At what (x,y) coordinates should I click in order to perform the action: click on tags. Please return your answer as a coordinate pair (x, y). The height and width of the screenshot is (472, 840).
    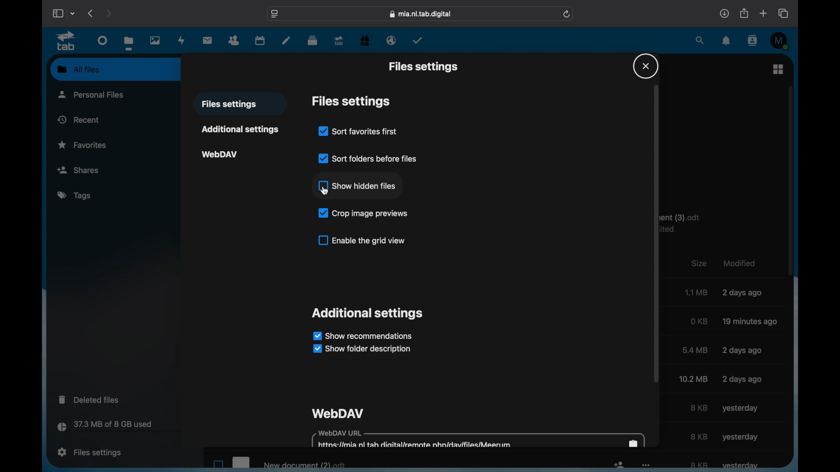
    Looking at the image, I should click on (75, 196).